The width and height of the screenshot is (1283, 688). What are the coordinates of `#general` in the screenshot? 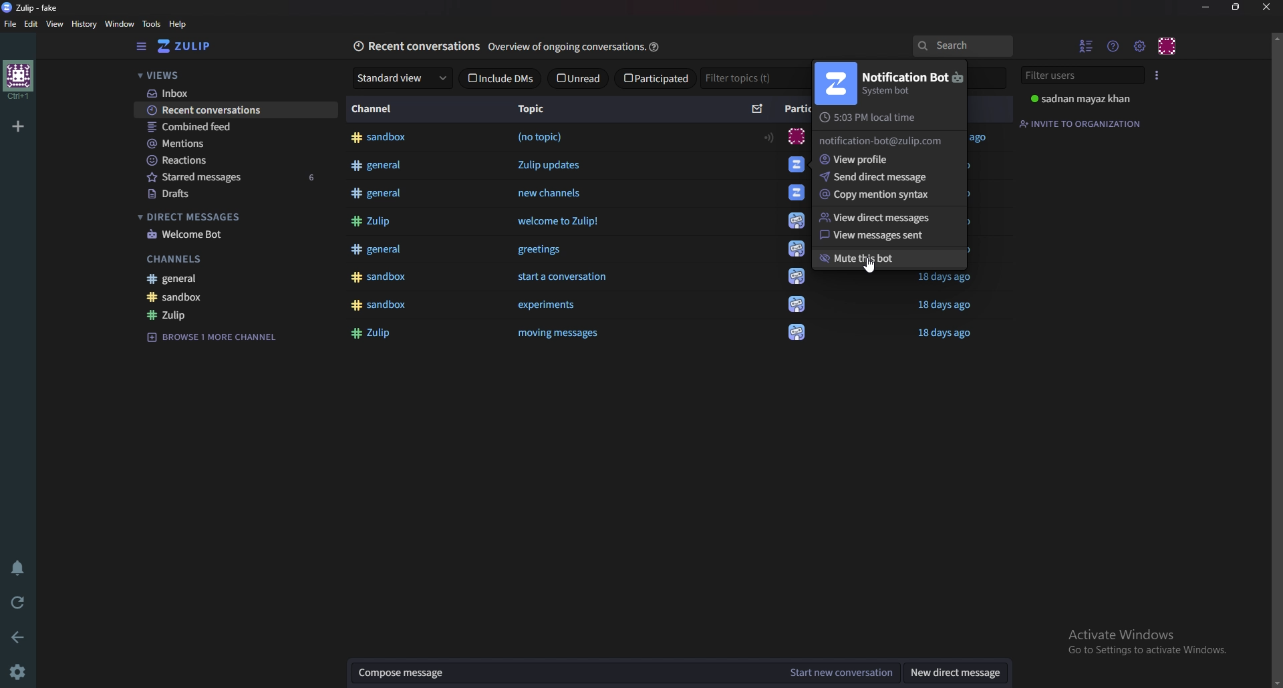 It's located at (380, 193).